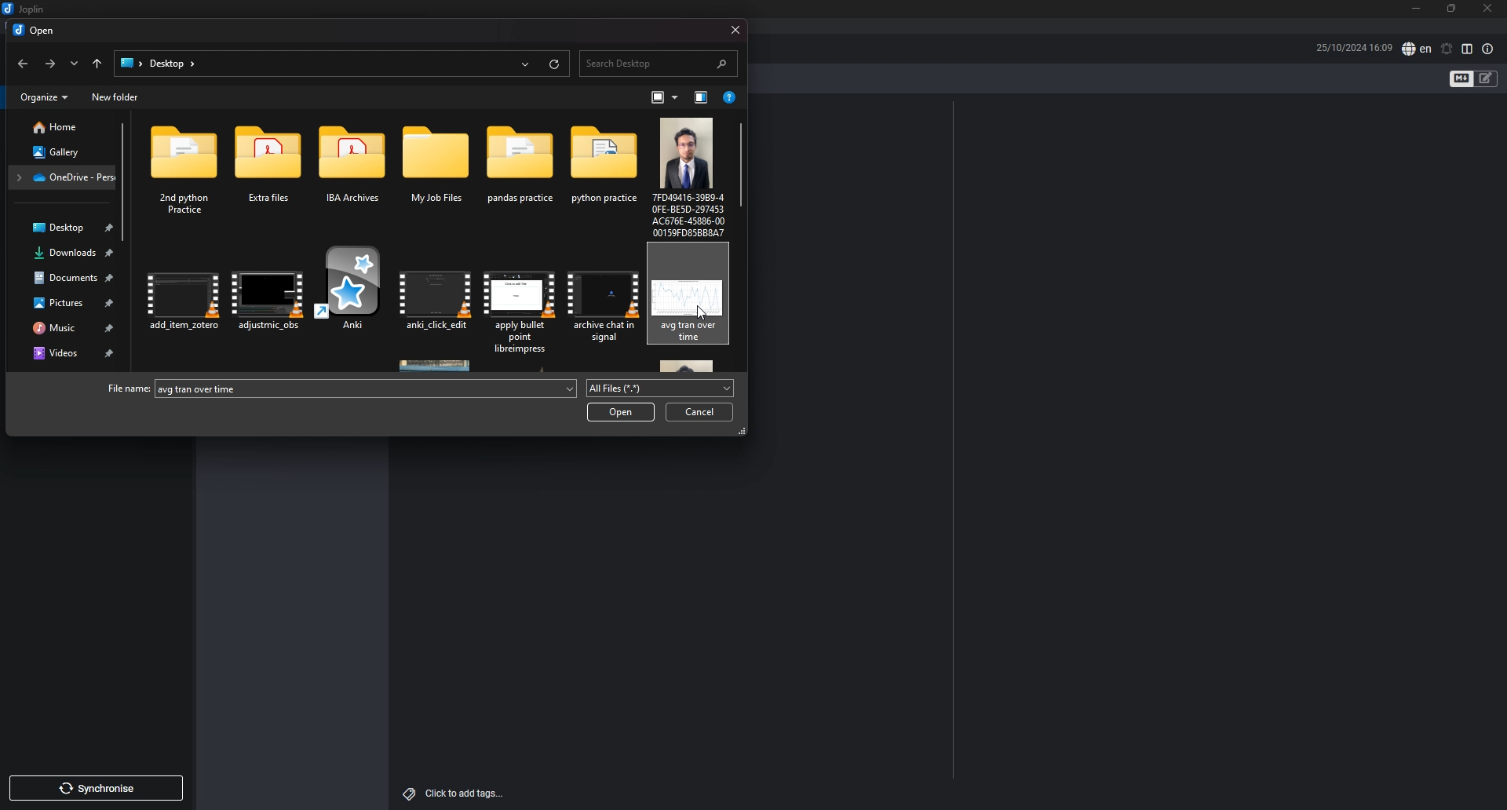 The image size is (1507, 810). What do you see at coordinates (173, 63) in the screenshot?
I see `desktop` at bounding box center [173, 63].